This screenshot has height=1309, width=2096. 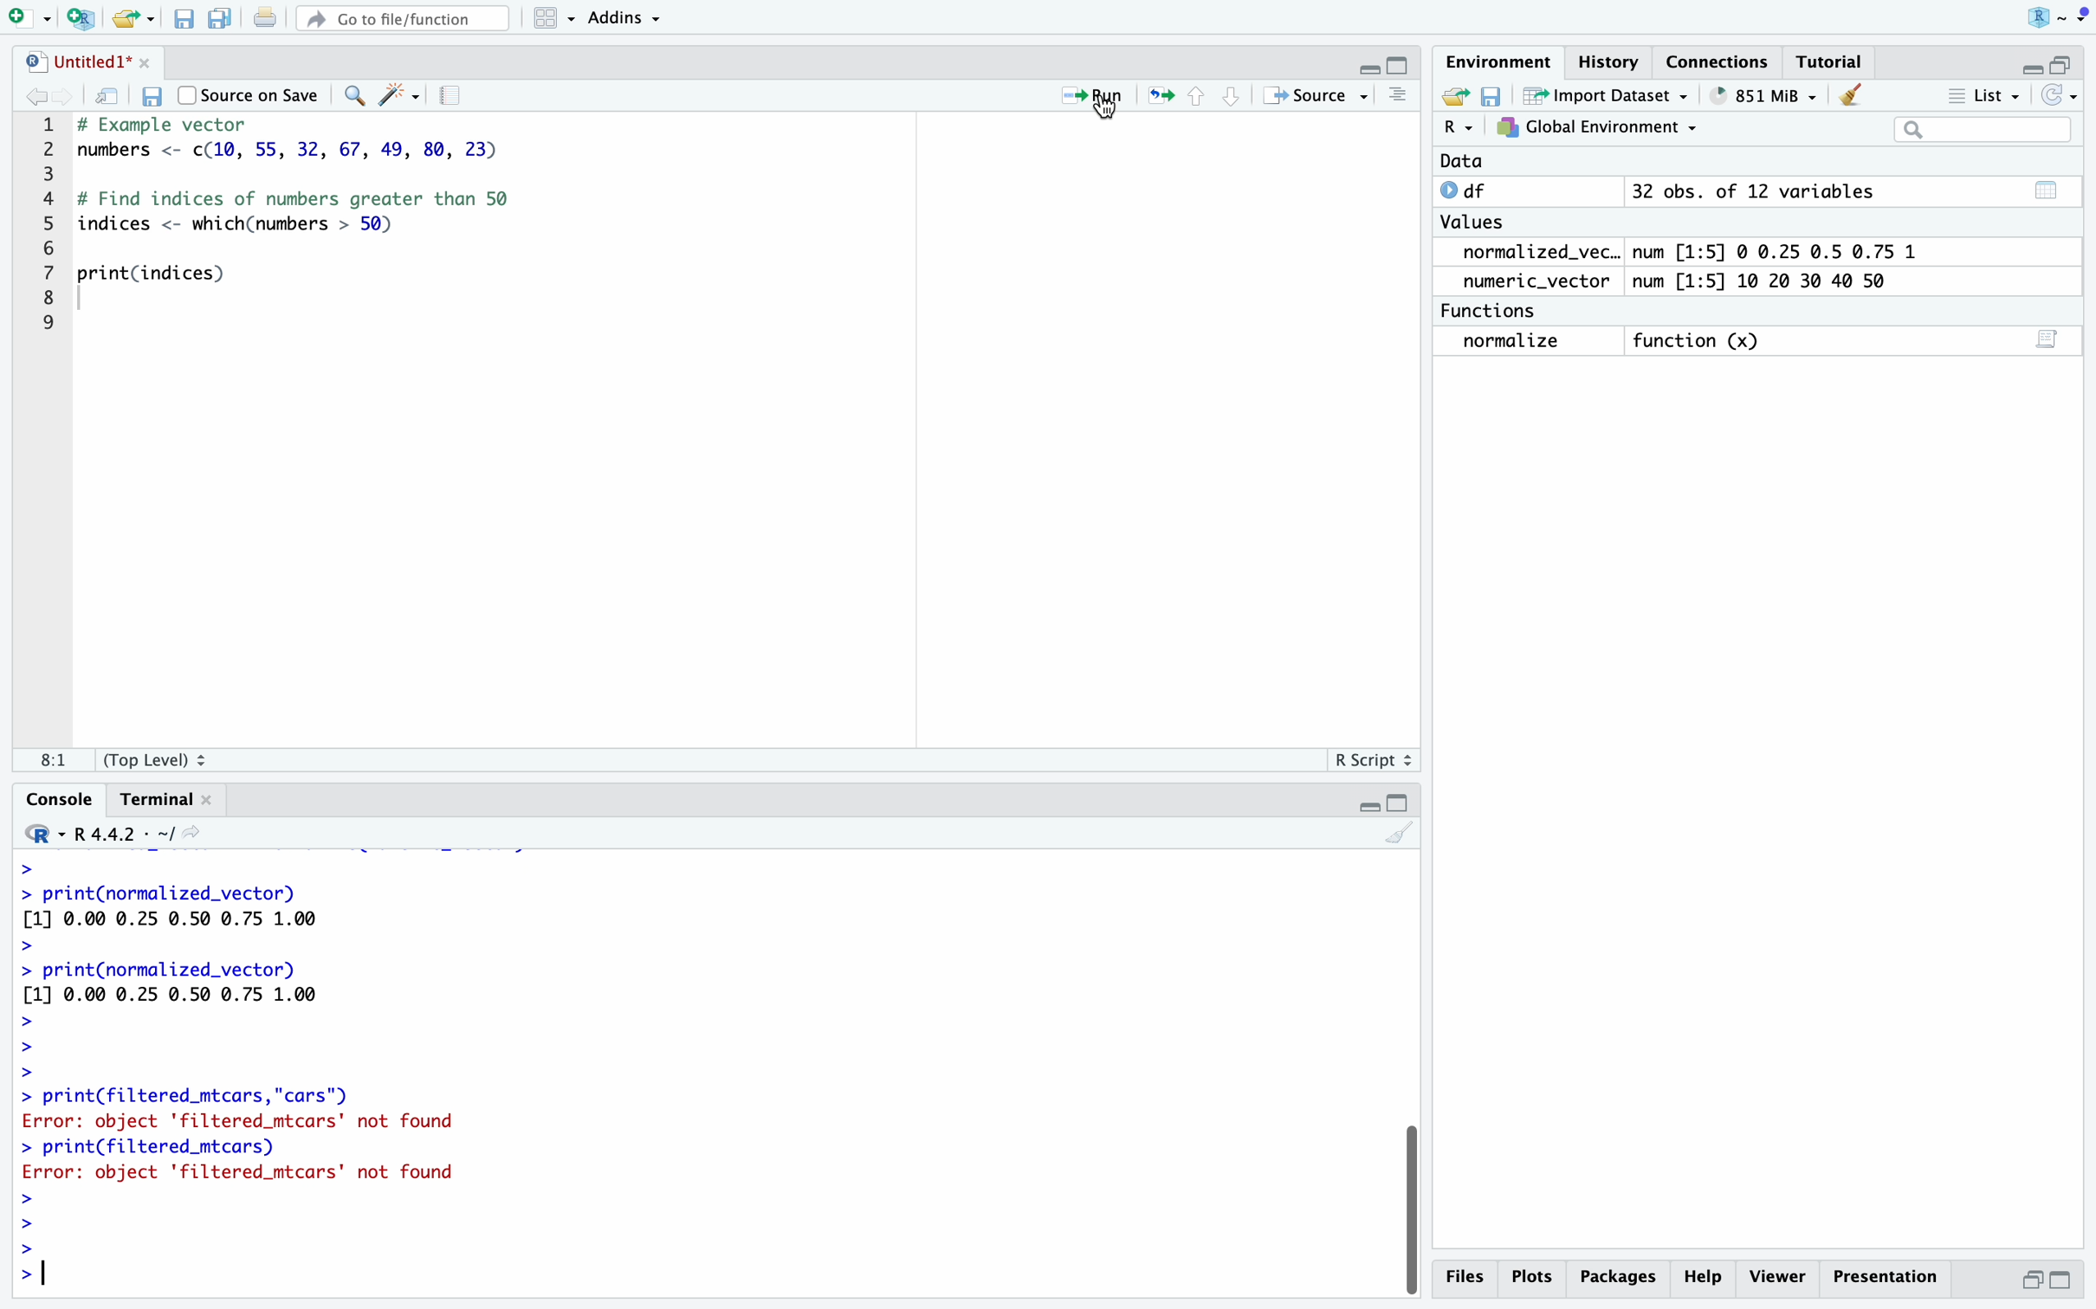 I want to click on WRITOR, so click(x=398, y=96).